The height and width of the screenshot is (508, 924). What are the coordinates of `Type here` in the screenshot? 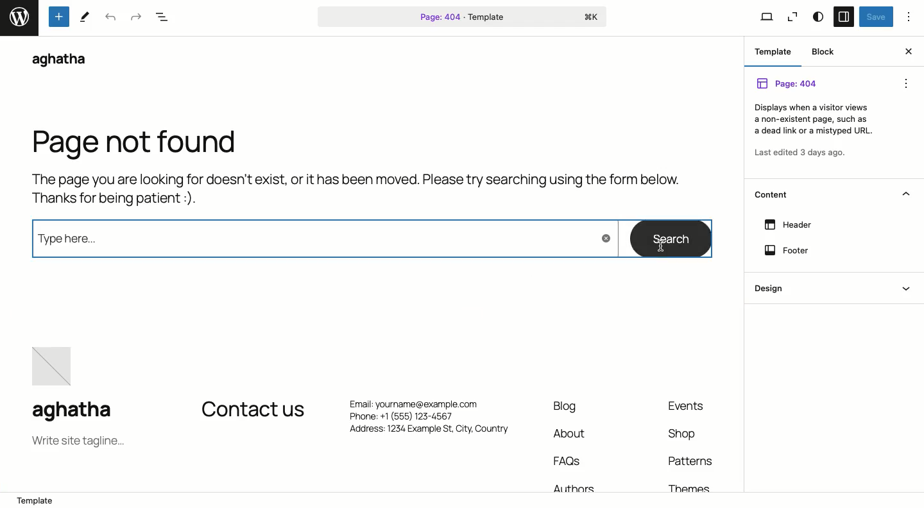 It's located at (325, 237).